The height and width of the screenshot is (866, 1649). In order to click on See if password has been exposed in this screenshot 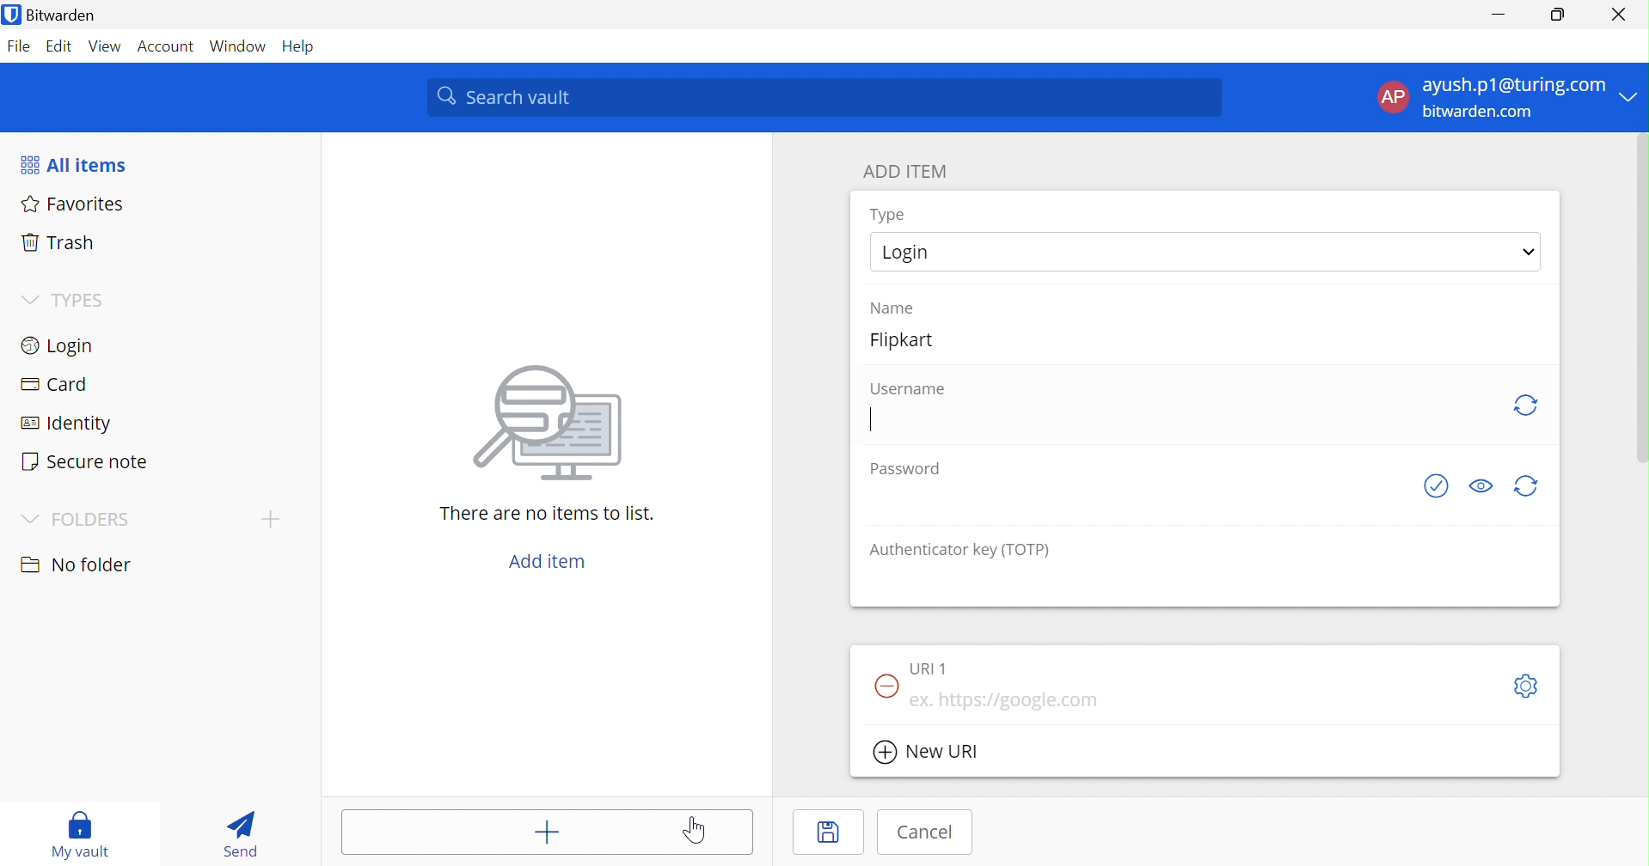, I will do `click(1437, 487)`.